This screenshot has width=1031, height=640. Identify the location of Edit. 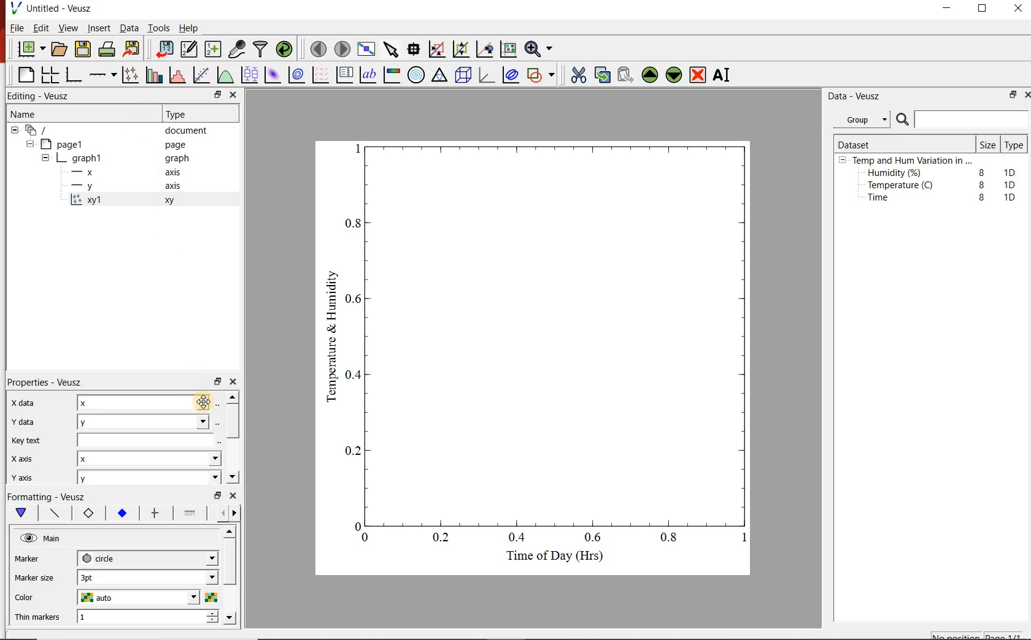
(41, 29).